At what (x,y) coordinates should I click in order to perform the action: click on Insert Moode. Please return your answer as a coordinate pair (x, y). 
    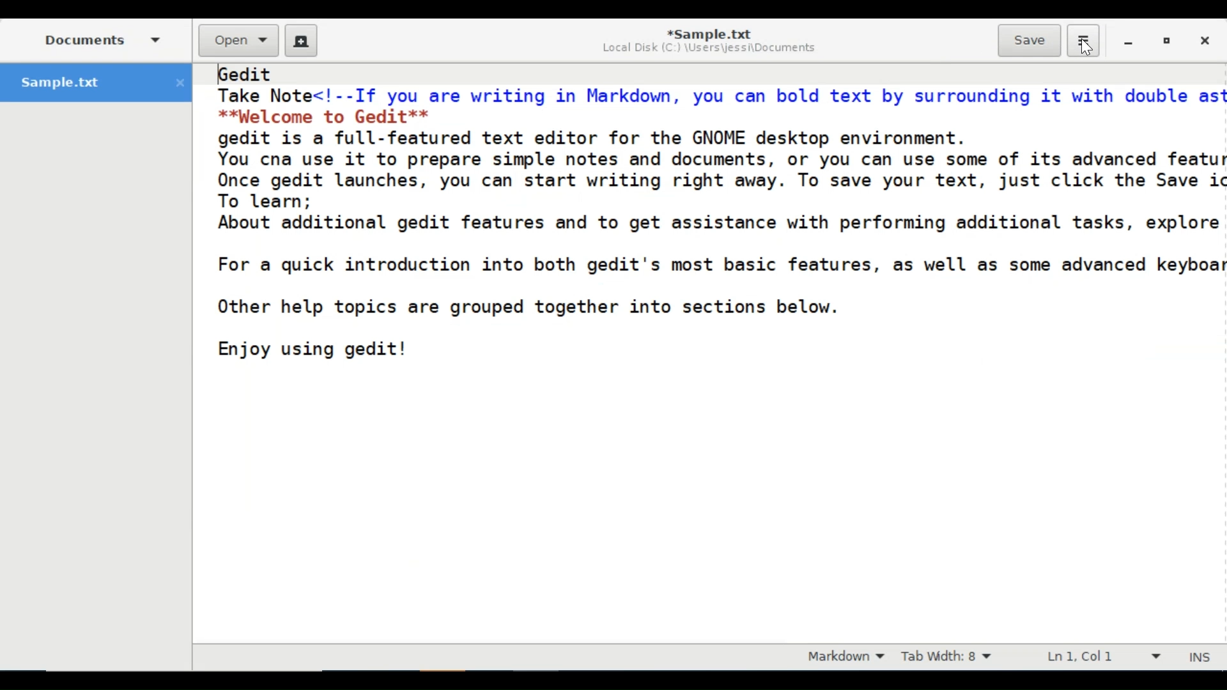
    Looking at the image, I should click on (1201, 657).